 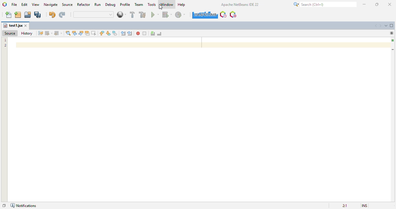 What do you see at coordinates (125, 5) in the screenshot?
I see `profile` at bounding box center [125, 5].